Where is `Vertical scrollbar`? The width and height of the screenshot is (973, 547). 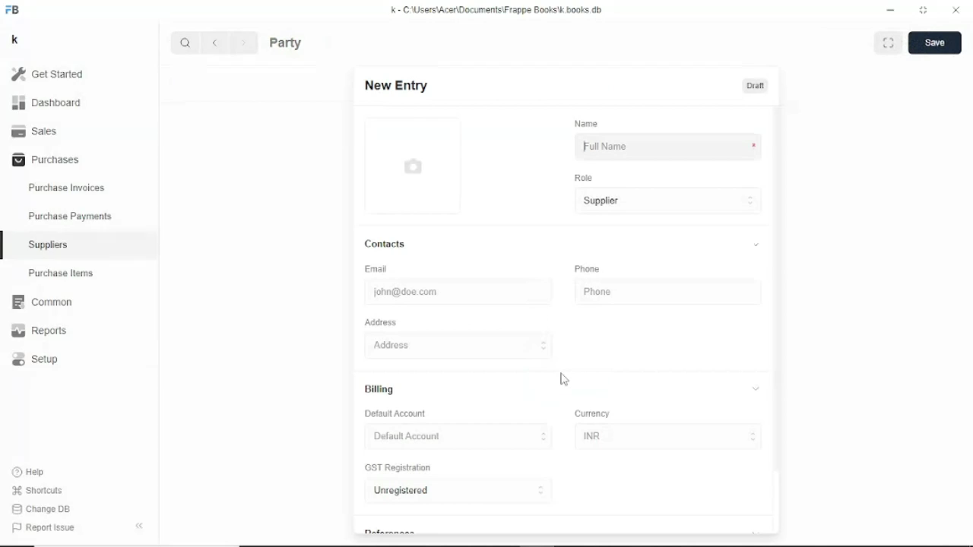
Vertical scrollbar is located at coordinates (778, 286).